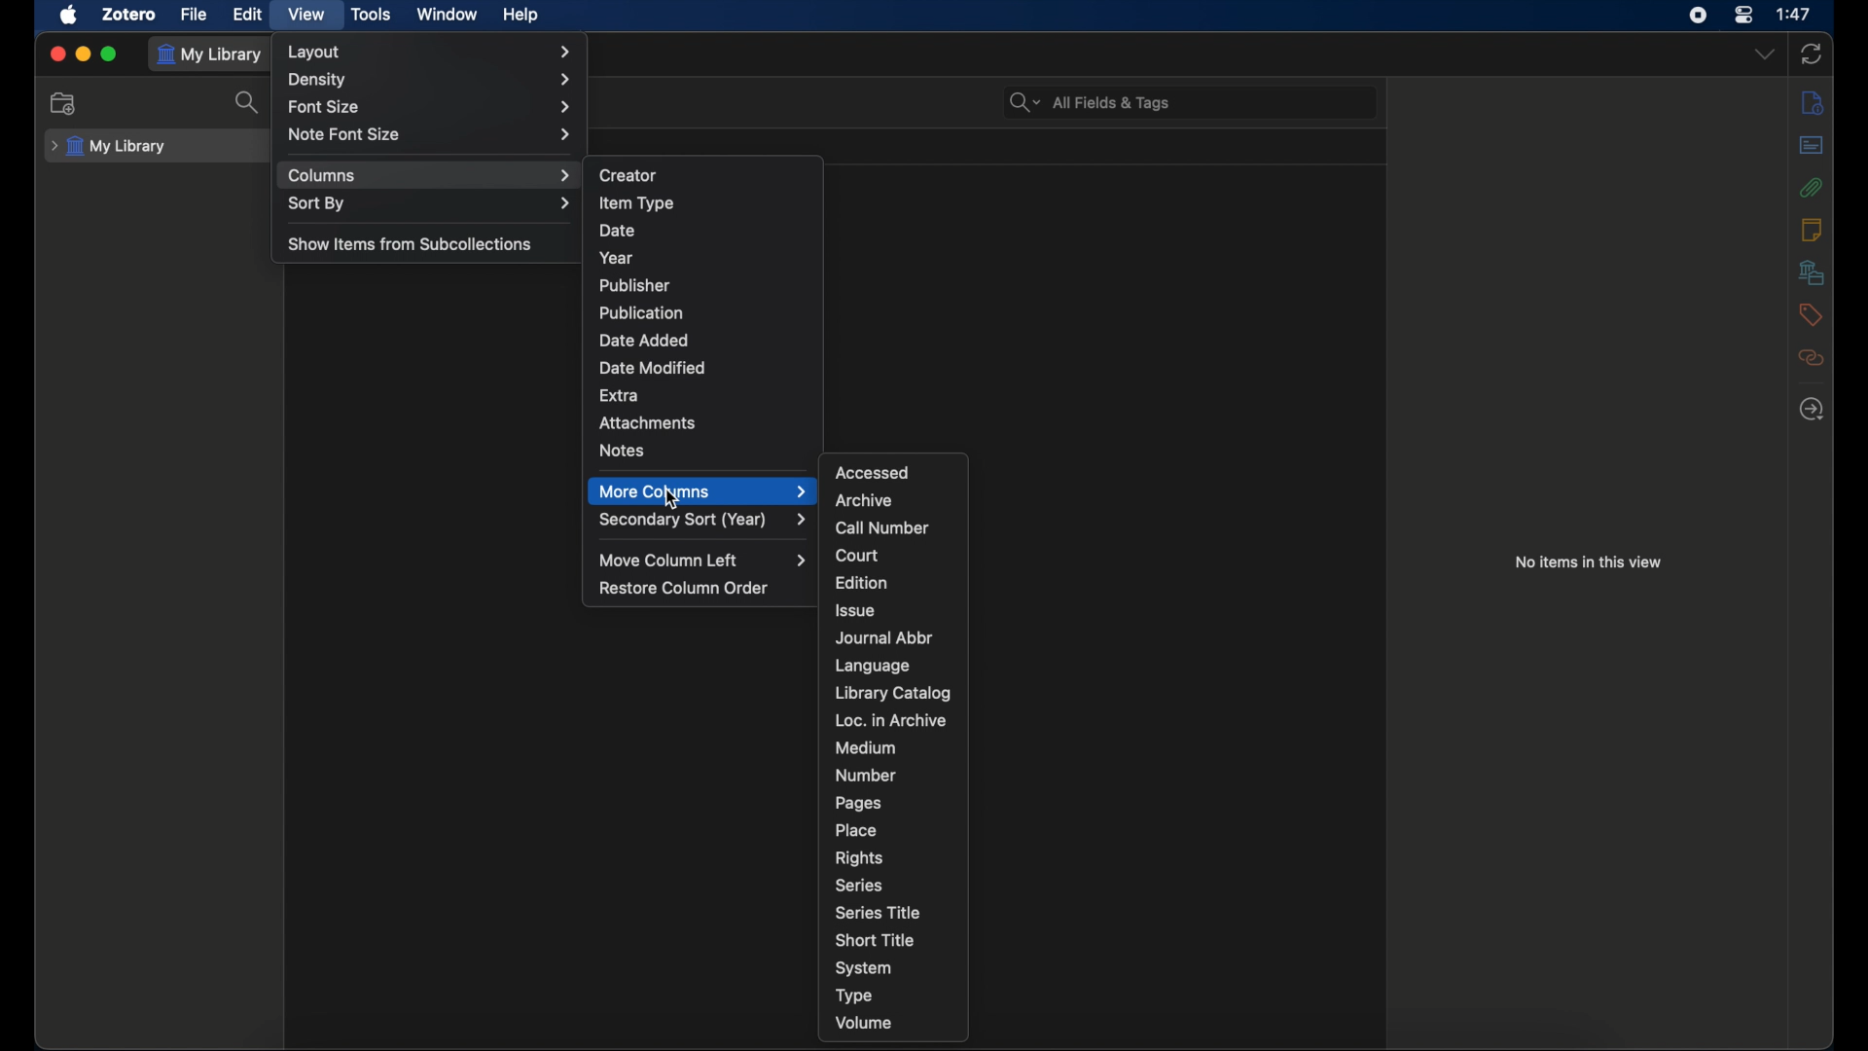 The image size is (1868, 1051). What do you see at coordinates (687, 588) in the screenshot?
I see `restore column order` at bounding box center [687, 588].